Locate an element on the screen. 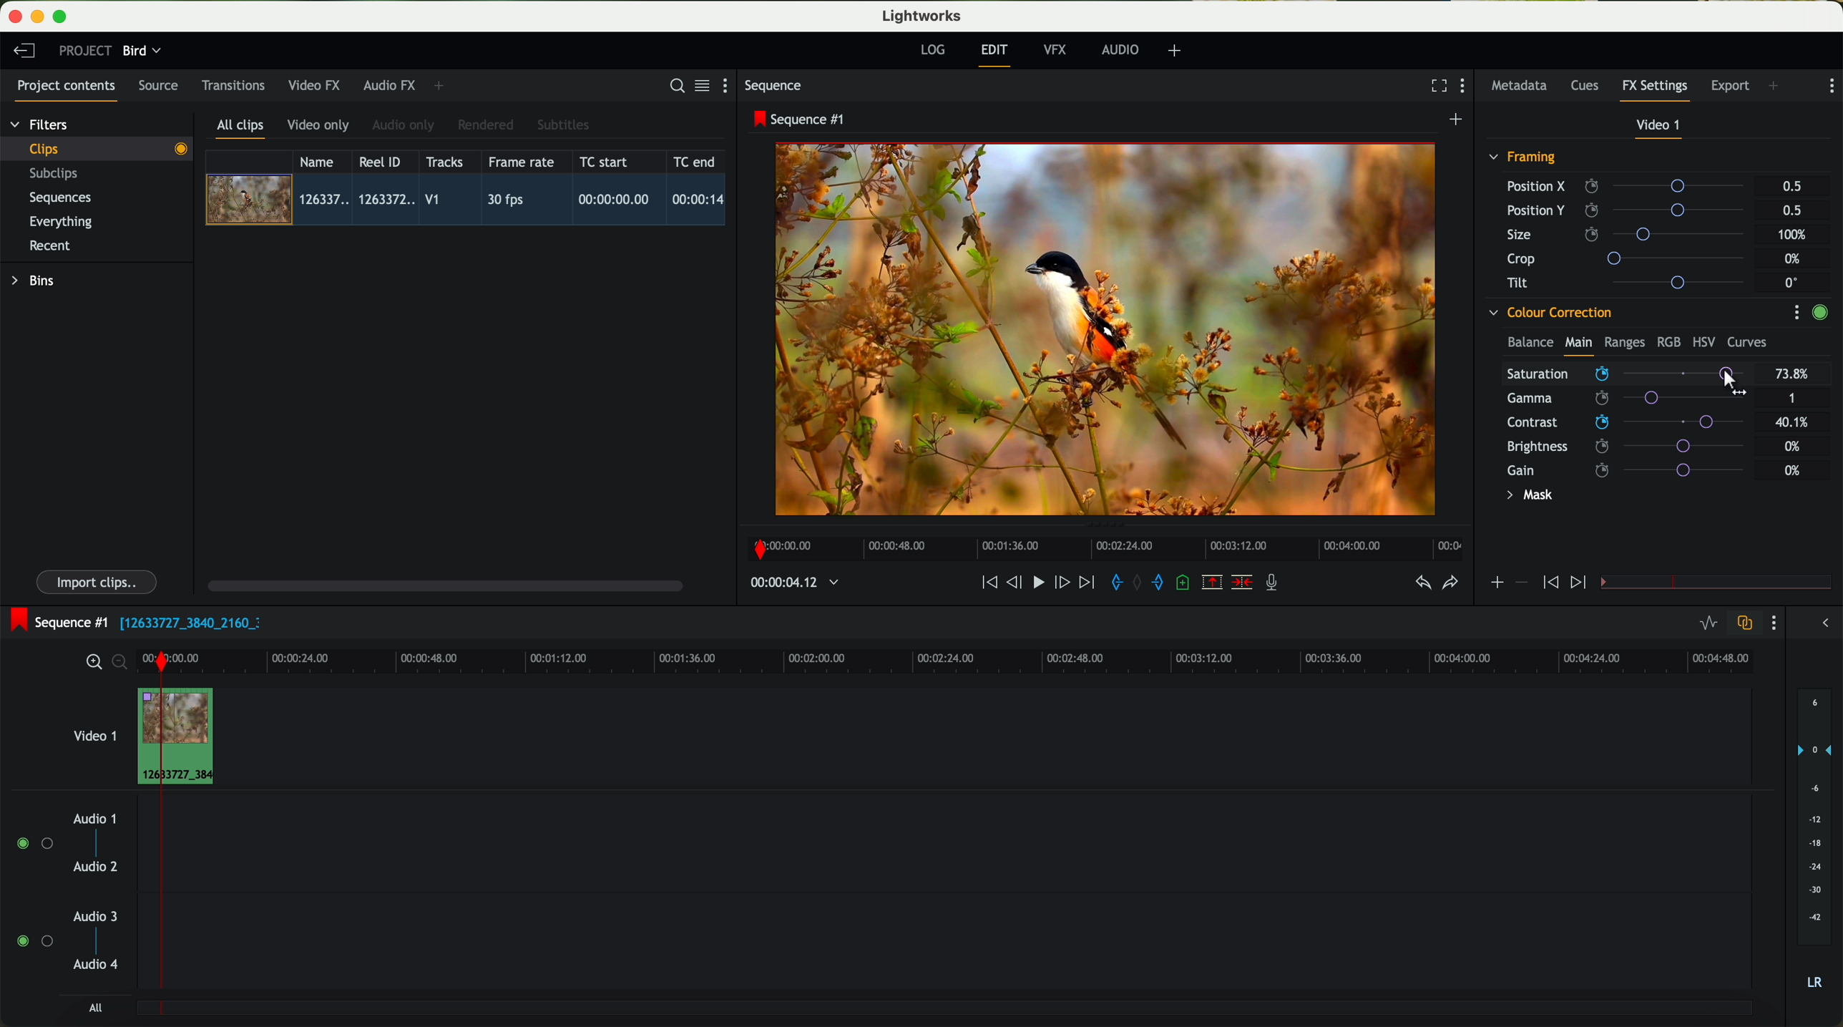 Image resolution: width=1843 pixels, height=1027 pixels. audio 2 is located at coordinates (97, 867).